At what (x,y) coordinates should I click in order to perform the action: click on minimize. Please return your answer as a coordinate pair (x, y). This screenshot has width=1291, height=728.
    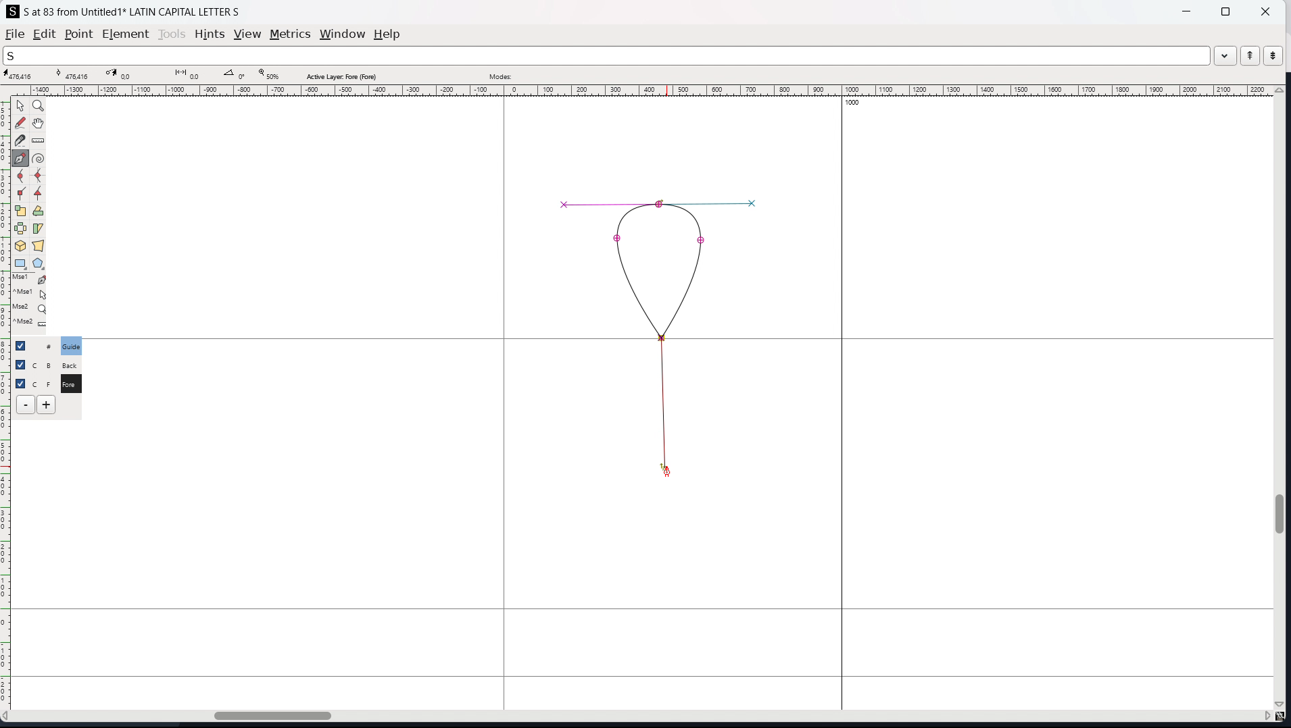
    Looking at the image, I should click on (1188, 10).